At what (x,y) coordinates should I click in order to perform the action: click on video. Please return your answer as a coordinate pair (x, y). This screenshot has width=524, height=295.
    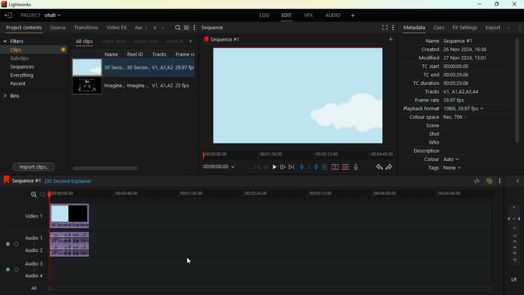
    Looking at the image, I should click on (70, 215).